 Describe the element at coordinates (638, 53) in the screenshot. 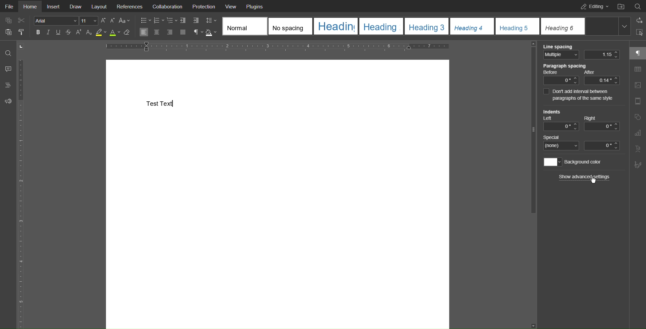

I see `Paragraph Settings` at that location.